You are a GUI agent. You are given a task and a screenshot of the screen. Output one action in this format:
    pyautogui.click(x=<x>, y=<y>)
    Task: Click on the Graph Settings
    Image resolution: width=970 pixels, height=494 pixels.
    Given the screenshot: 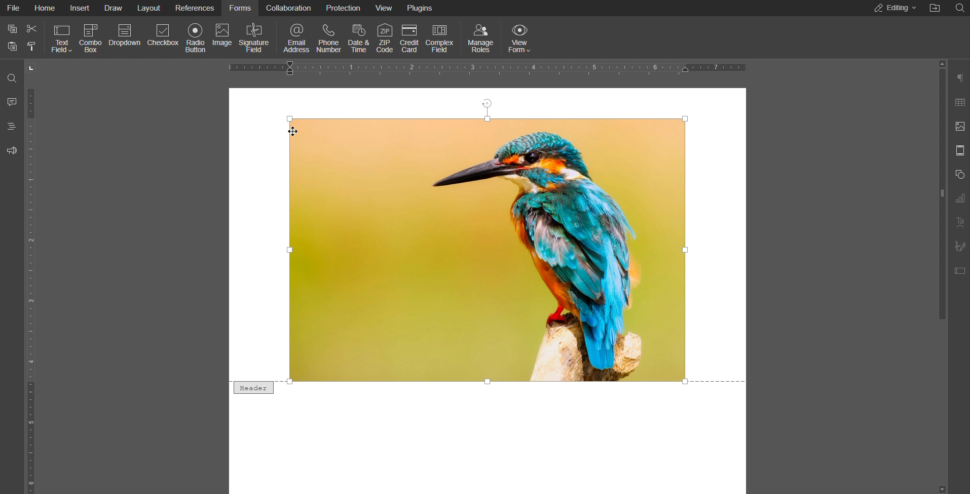 What is the action you would take?
    pyautogui.click(x=957, y=198)
    